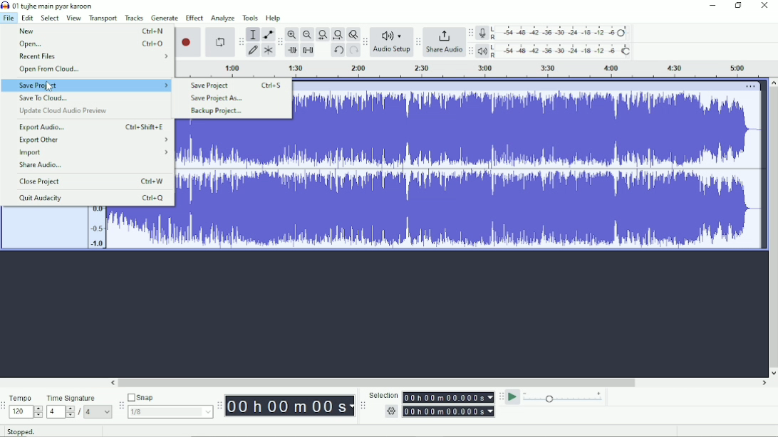 This screenshot has height=437, width=778. I want to click on Edit, so click(27, 18).